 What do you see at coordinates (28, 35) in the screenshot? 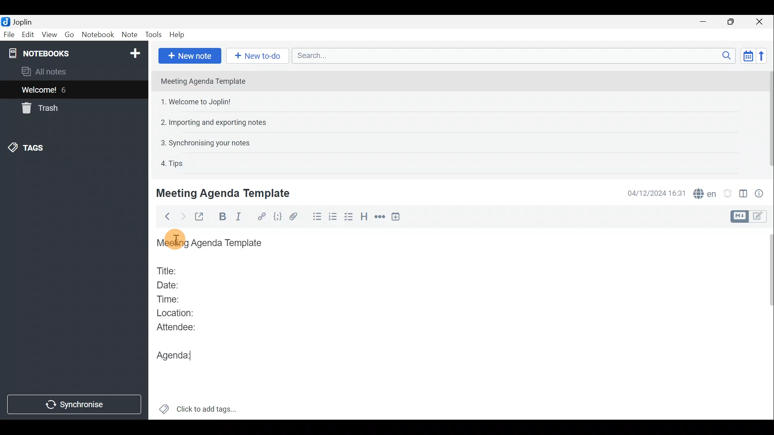
I see `Edit` at bounding box center [28, 35].